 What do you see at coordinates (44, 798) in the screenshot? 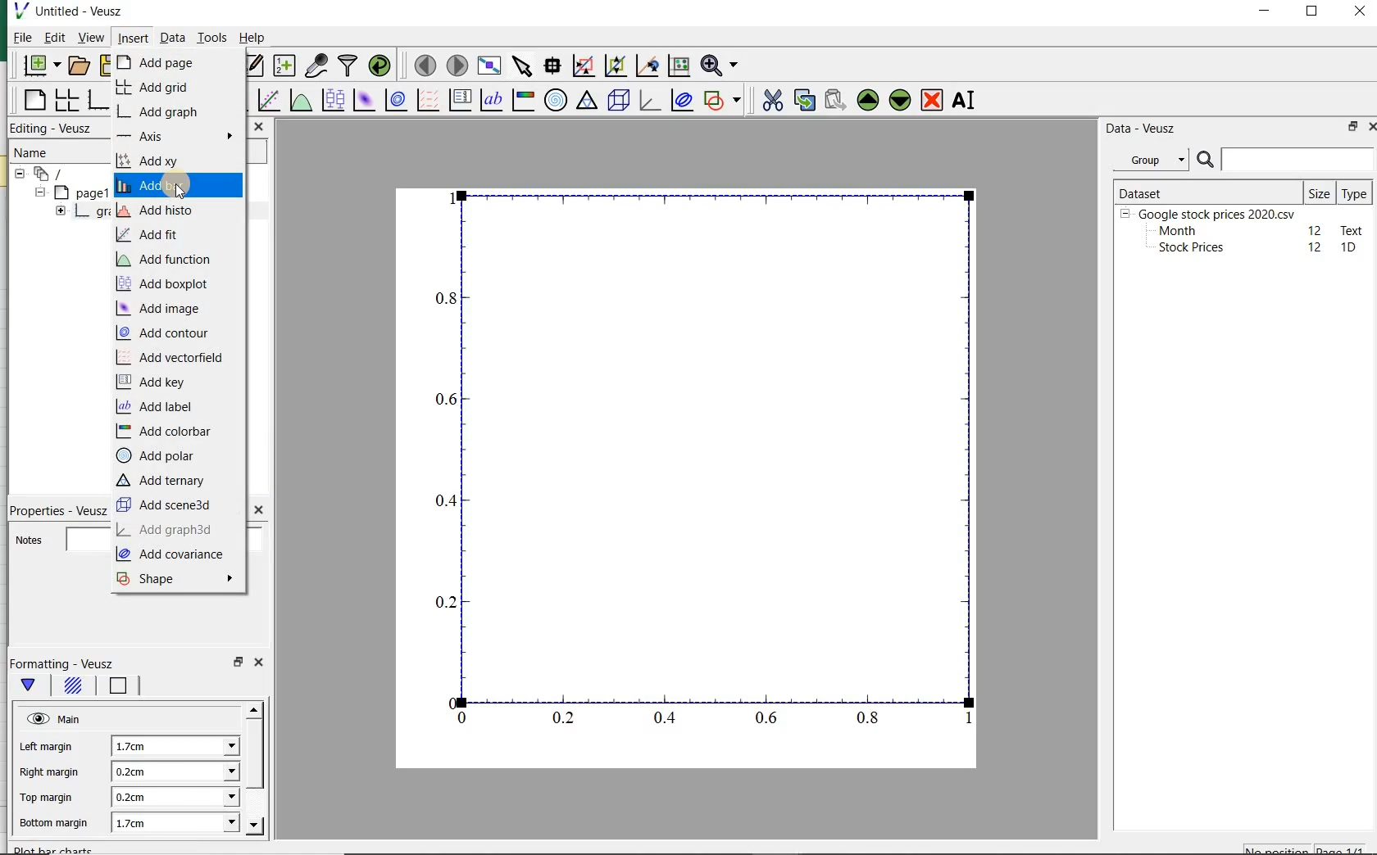
I see `top margin` at bounding box center [44, 798].